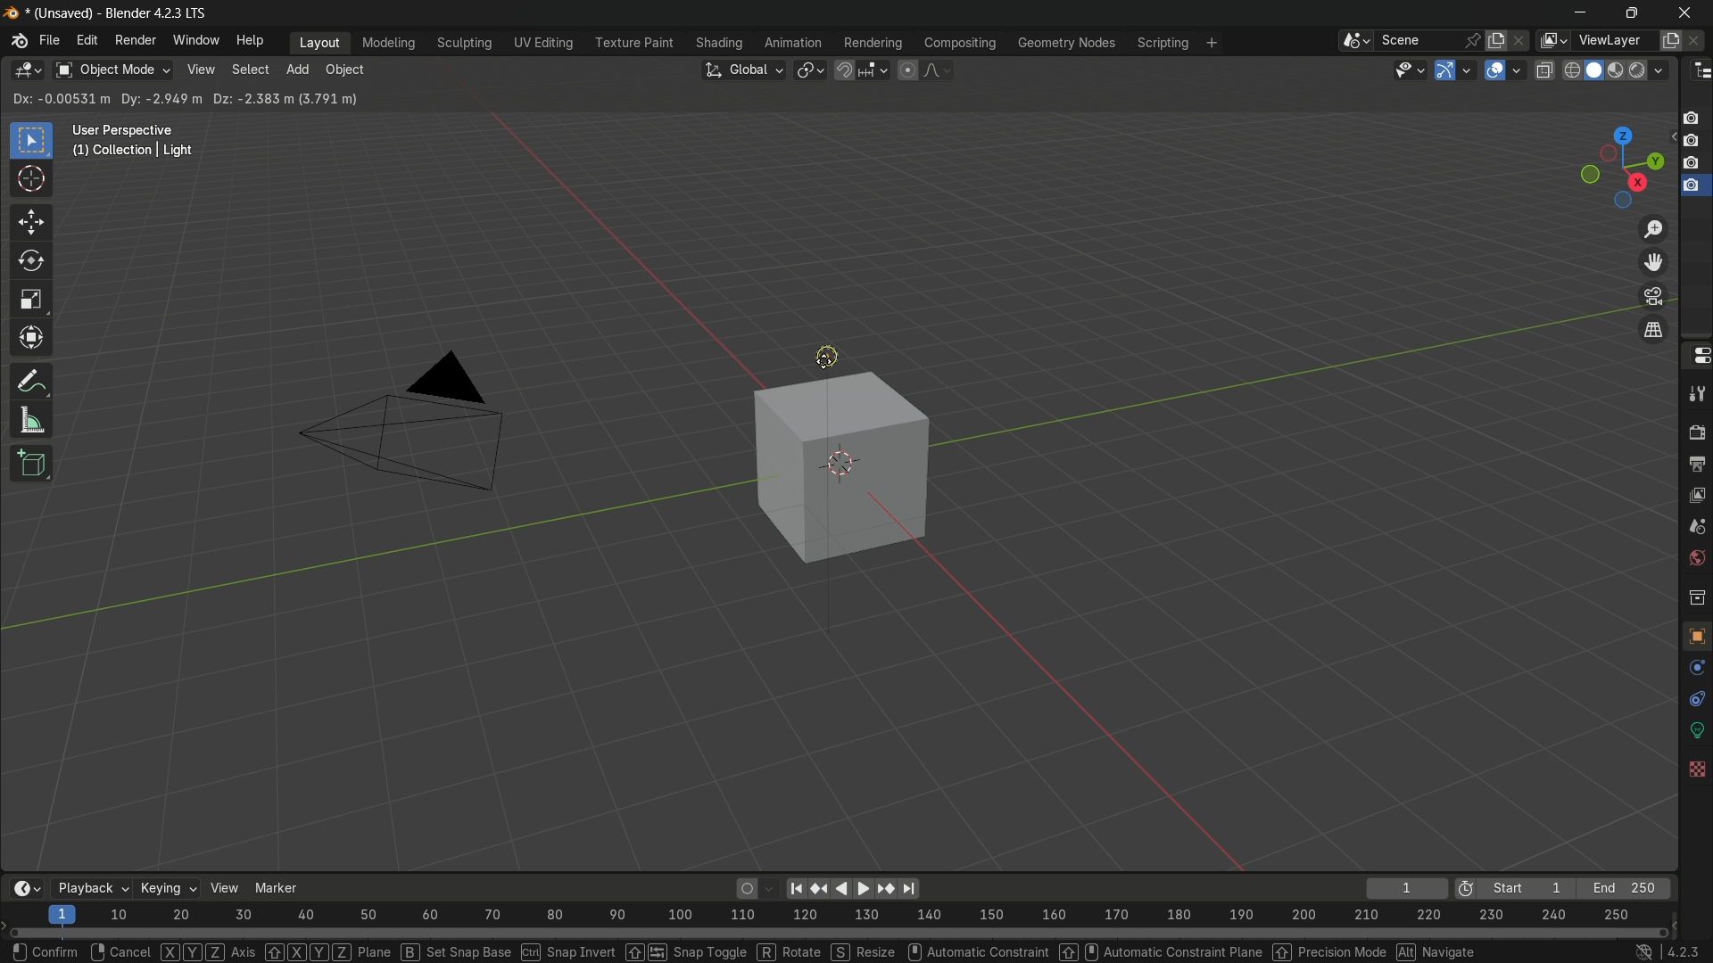 This screenshot has width=1713, height=963. What do you see at coordinates (1693, 597) in the screenshot?
I see `collections` at bounding box center [1693, 597].